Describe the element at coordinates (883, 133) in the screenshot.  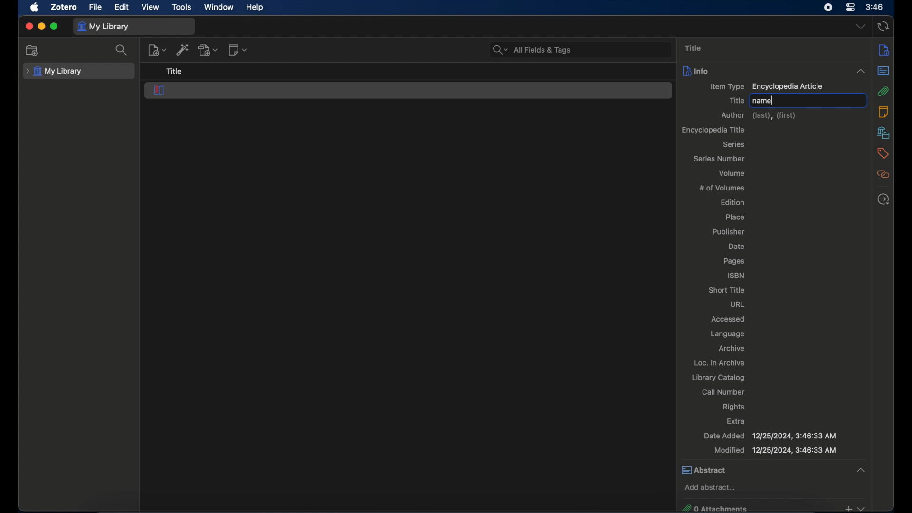
I see `libraries` at that location.